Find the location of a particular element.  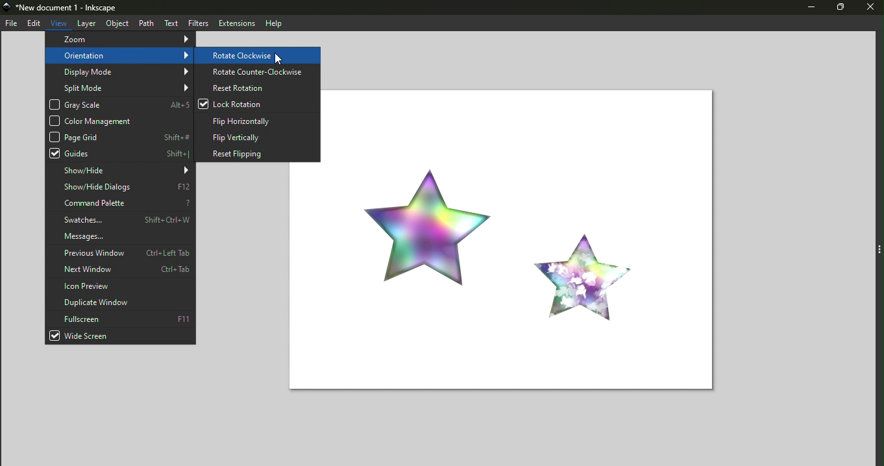

Extensions is located at coordinates (235, 23).